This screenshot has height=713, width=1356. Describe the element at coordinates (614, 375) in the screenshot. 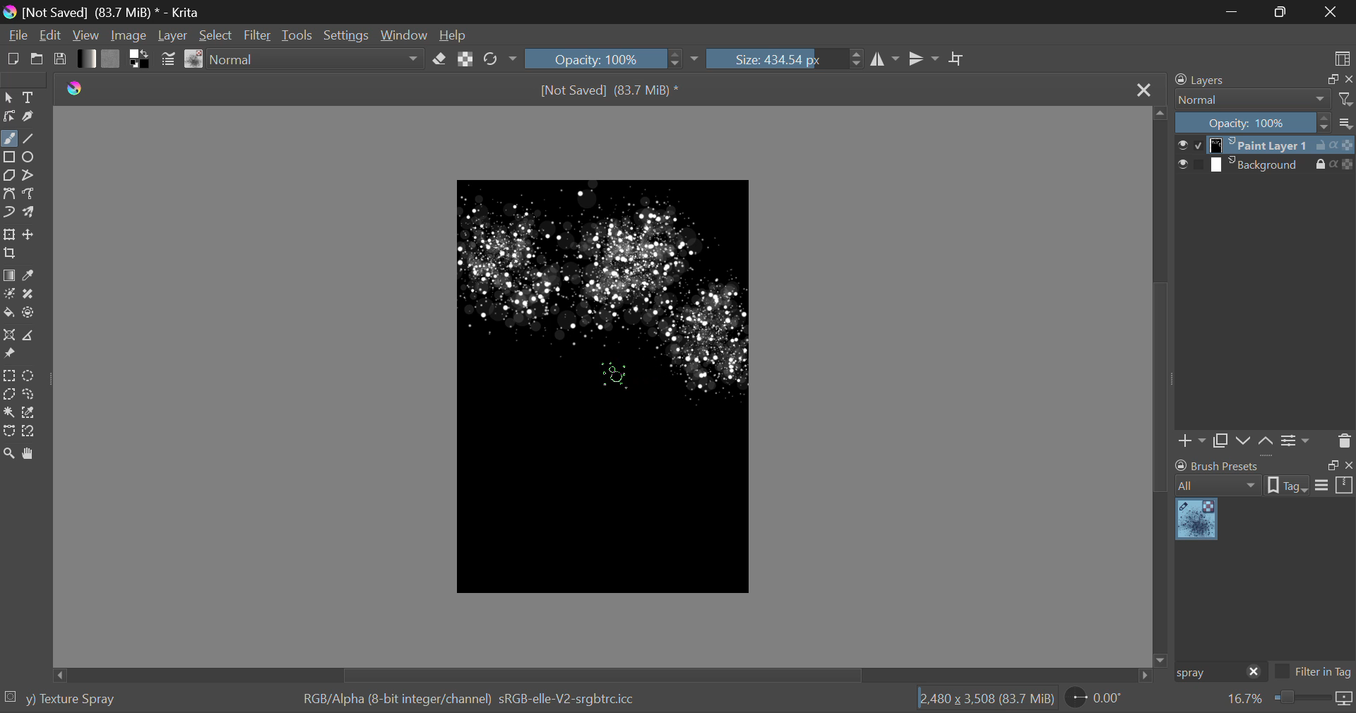

I see `Click Cursor Position` at that location.